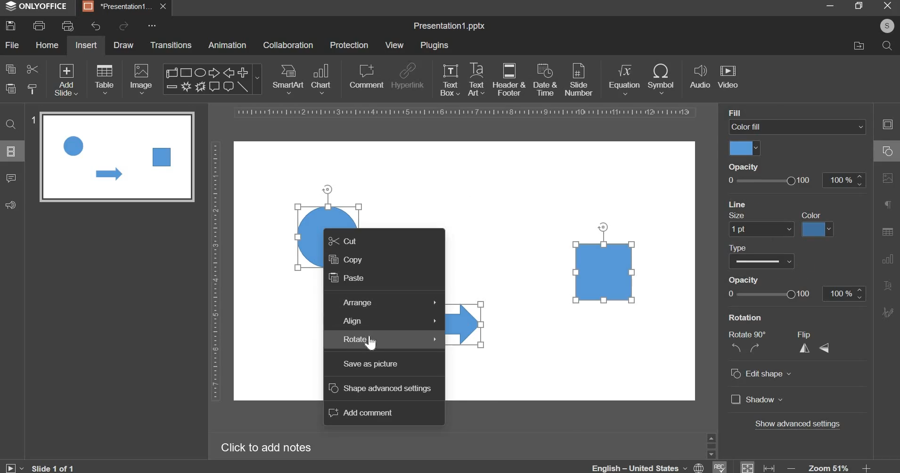 This screenshot has width=900, height=473. Describe the element at coordinates (888, 150) in the screenshot. I see `shape setting` at that location.